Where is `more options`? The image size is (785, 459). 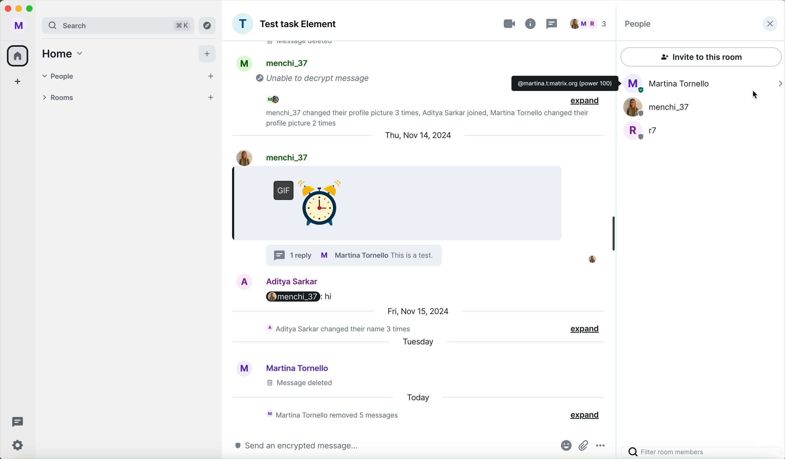
more options is located at coordinates (603, 447).